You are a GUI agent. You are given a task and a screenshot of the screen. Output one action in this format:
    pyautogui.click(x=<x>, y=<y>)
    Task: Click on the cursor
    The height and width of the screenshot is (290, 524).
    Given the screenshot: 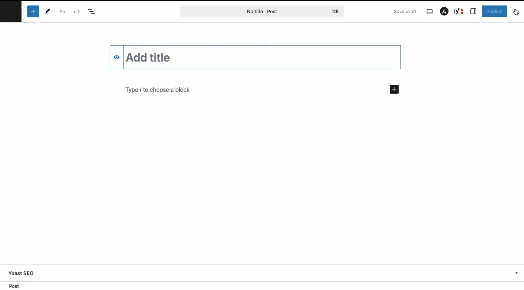 What is the action you would take?
    pyautogui.click(x=517, y=15)
    